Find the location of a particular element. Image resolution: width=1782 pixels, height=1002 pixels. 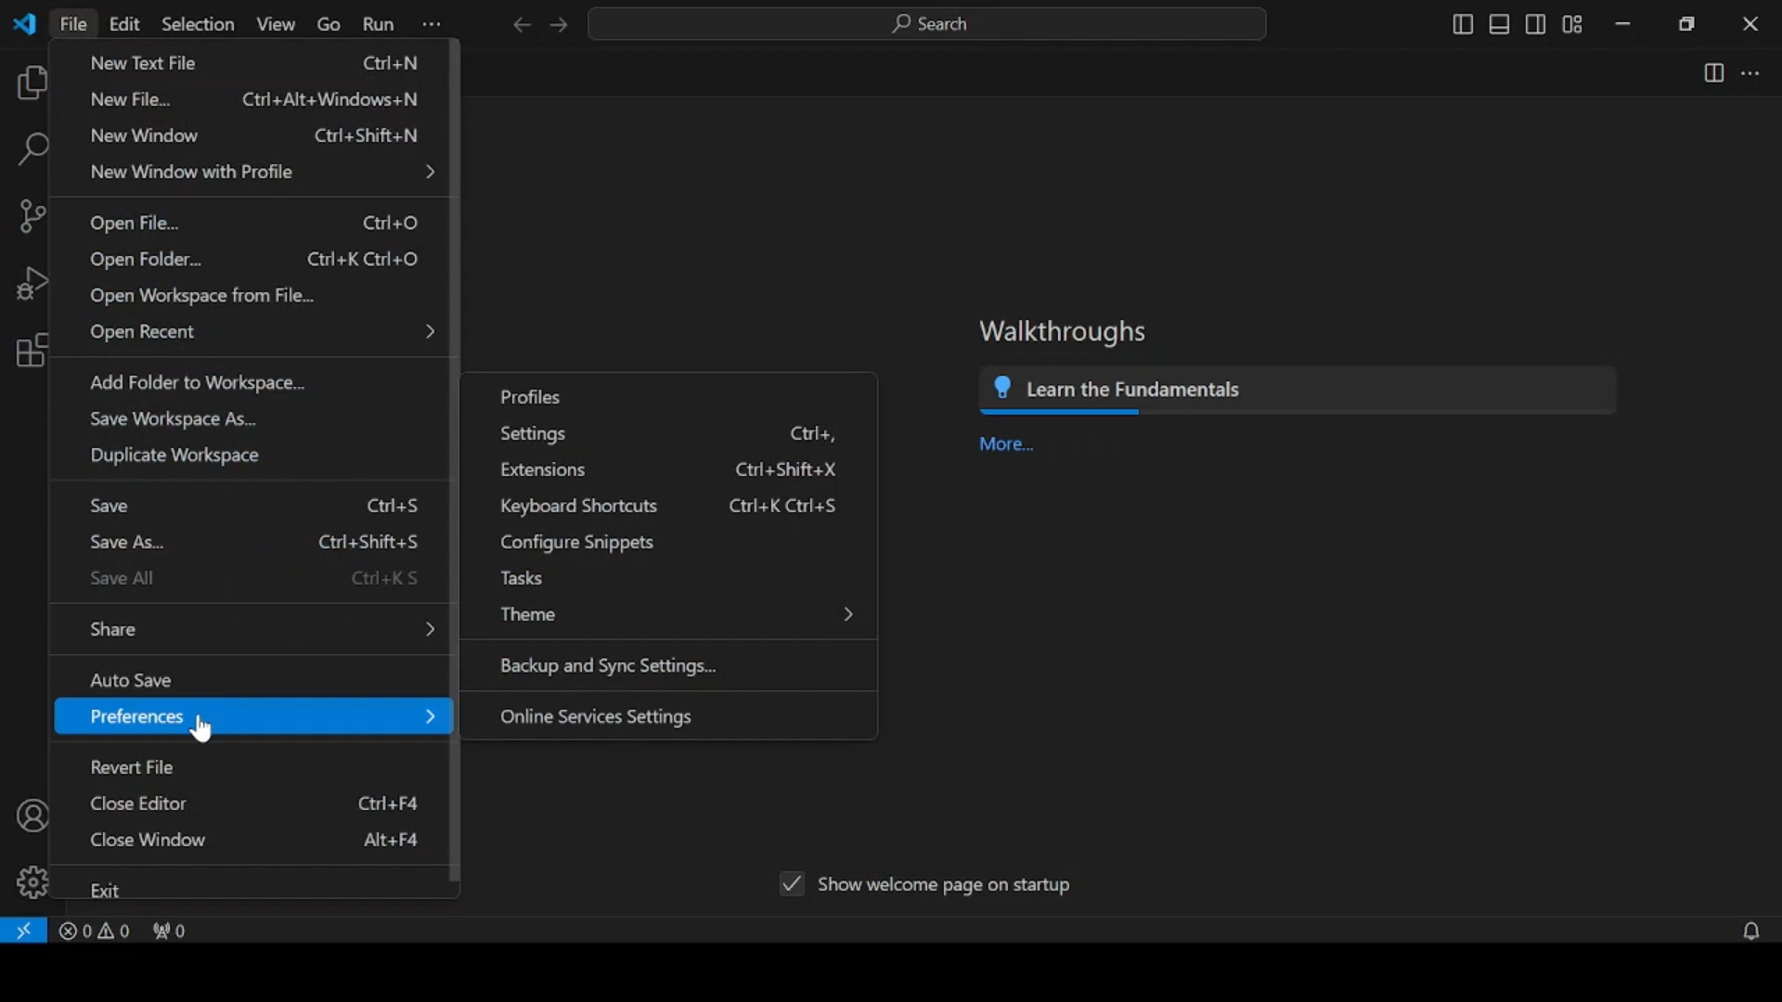

search bar is located at coordinates (927, 25).